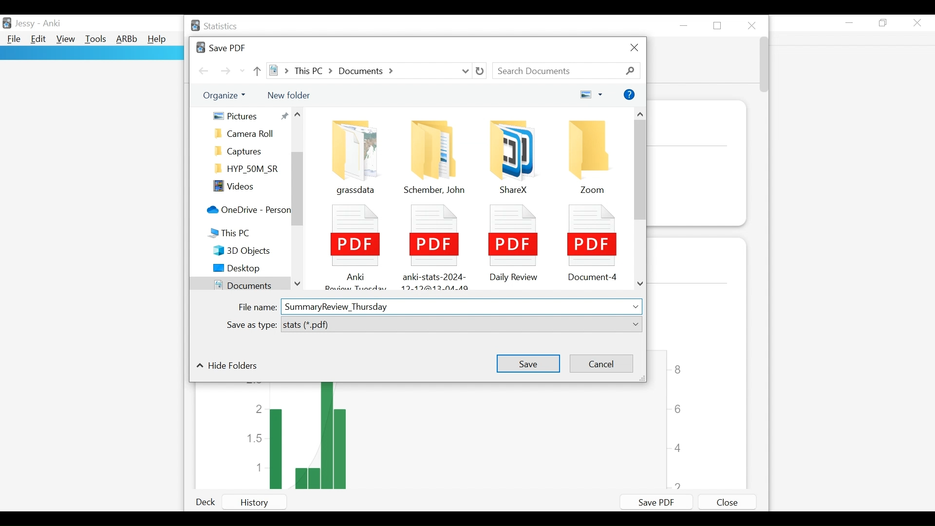 The height and width of the screenshot is (526, 935). Describe the element at coordinates (257, 307) in the screenshot. I see `` at that location.